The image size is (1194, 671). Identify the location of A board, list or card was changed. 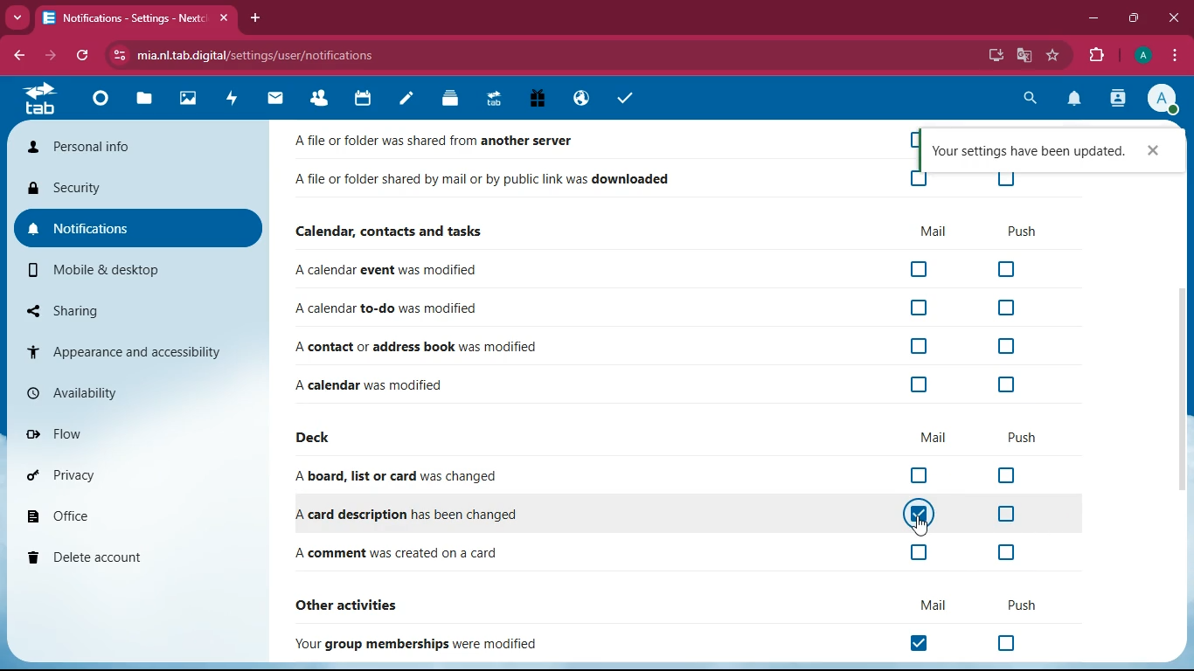
(402, 477).